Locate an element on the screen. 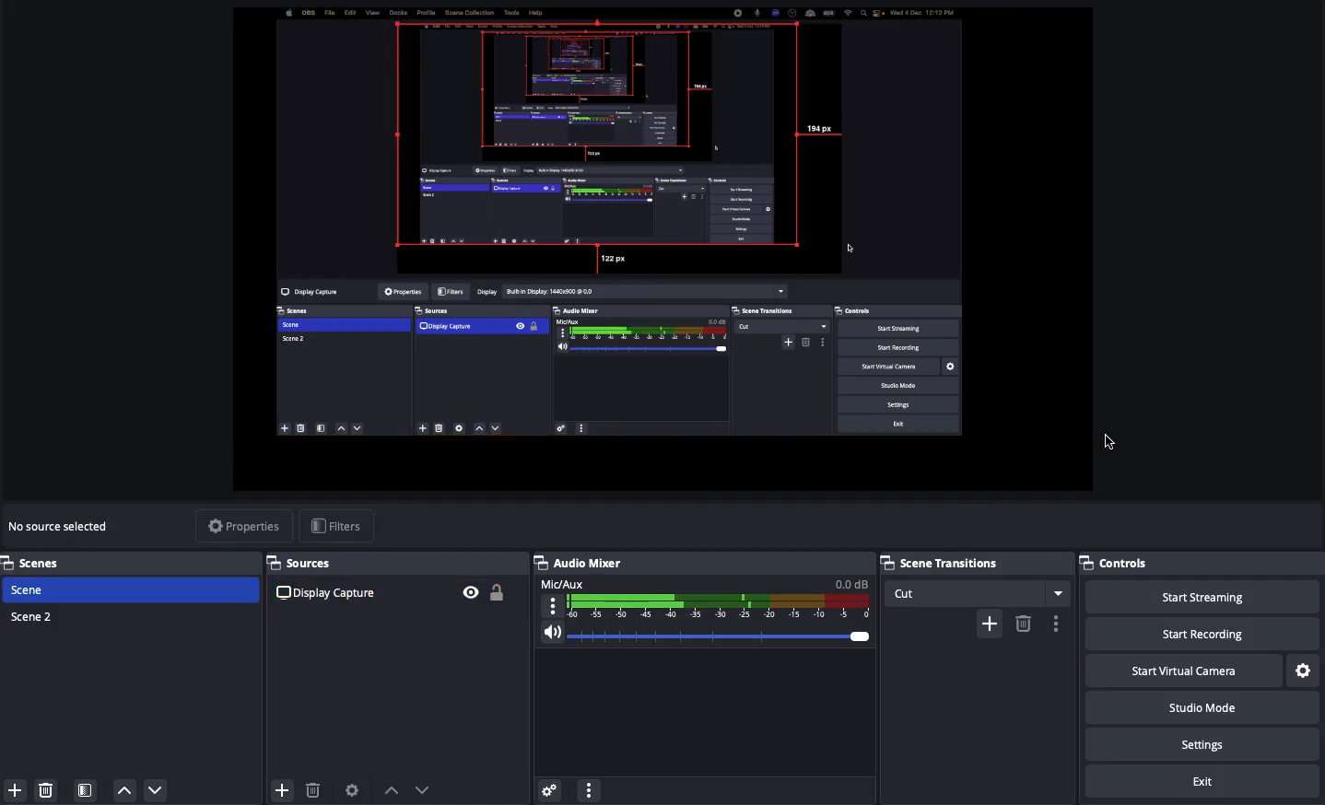 Image resolution: width=1325 pixels, height=805 pixels. Add is located at coordinates (13, 788).